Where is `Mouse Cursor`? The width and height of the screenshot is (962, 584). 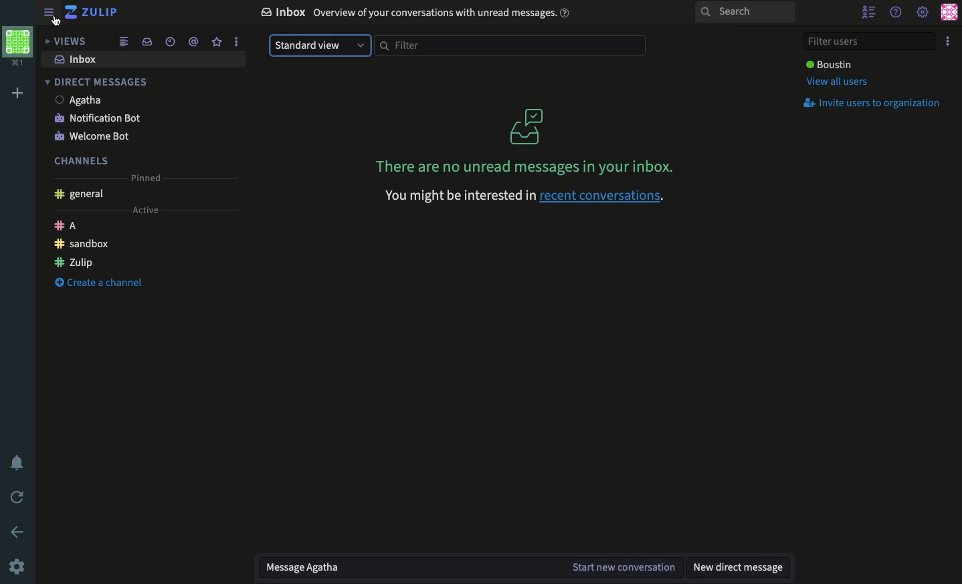
Mouse Cursor is located at coordinates (58, 21).